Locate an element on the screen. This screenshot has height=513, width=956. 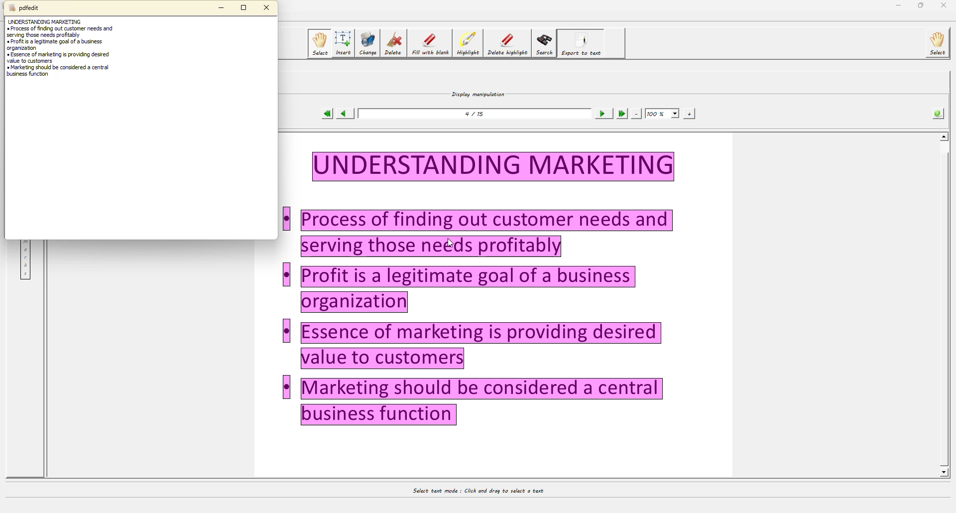
text is located at coordinates (60, 54).